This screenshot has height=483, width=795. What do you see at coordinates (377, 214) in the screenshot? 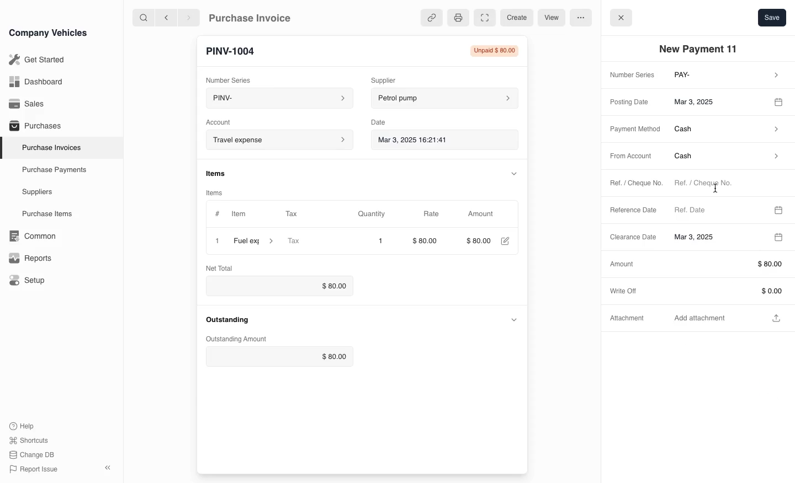
I see `Quantity` at bounding box center [377, 214].